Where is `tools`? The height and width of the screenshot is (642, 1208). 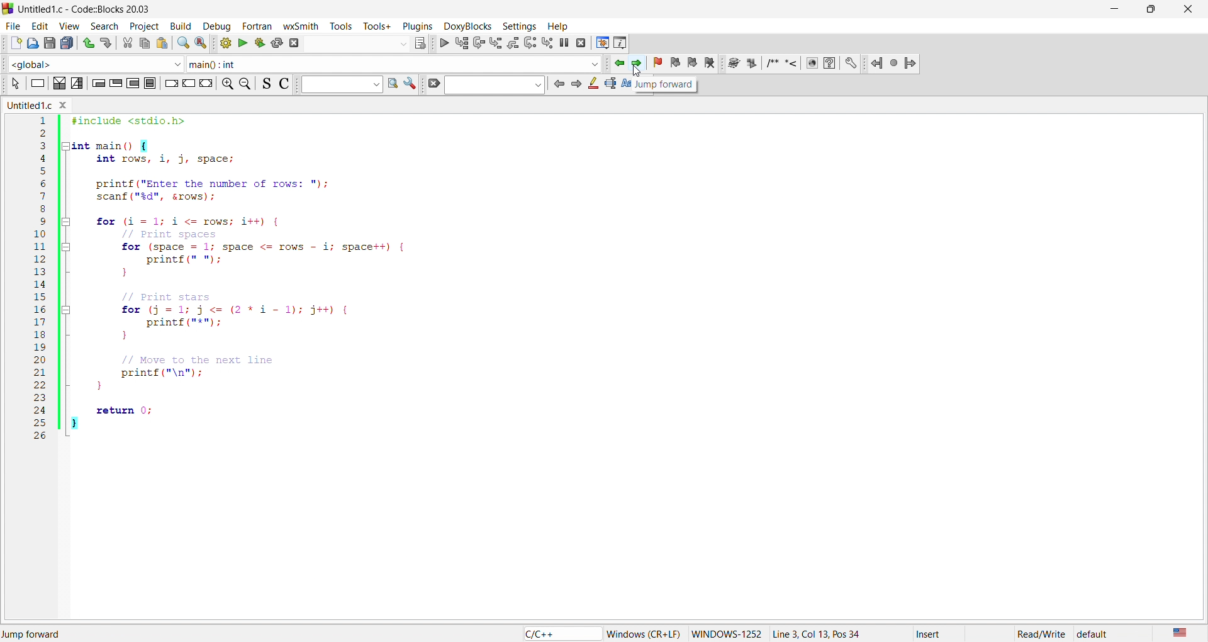 tools is located at coordinates (342, 25).